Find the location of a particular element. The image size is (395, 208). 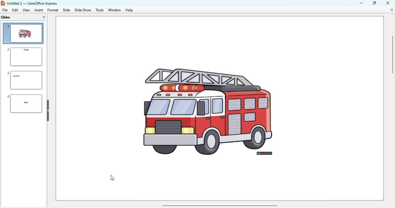

minimize is located at coordinates (361, 3).